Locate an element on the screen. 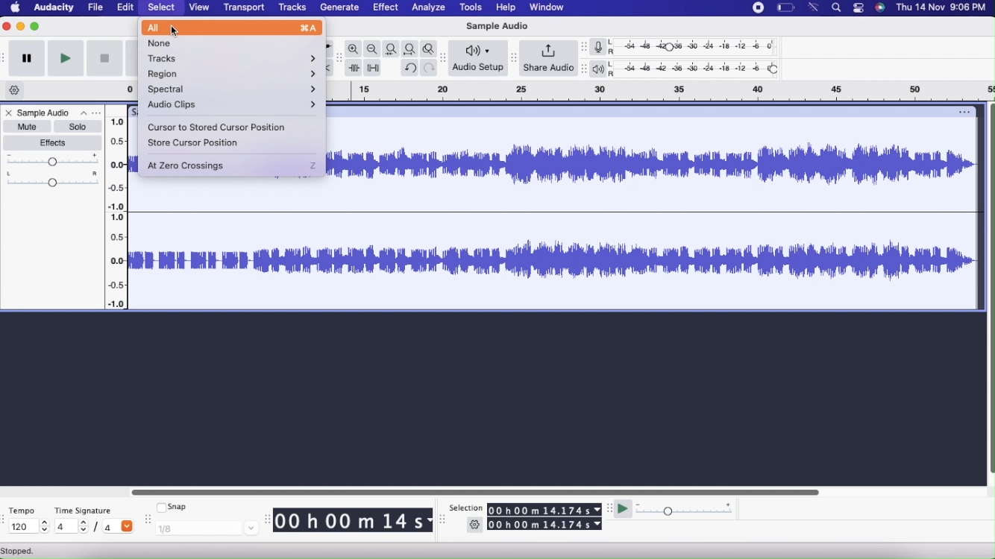 The height and width of the screenshot is (559, 995). Audio Clips is located at coordinates (233, 105).